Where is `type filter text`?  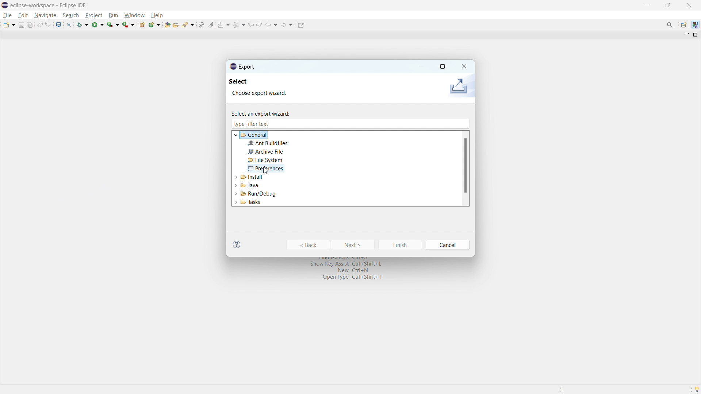 type filter text is located at coordinates (254, 124).